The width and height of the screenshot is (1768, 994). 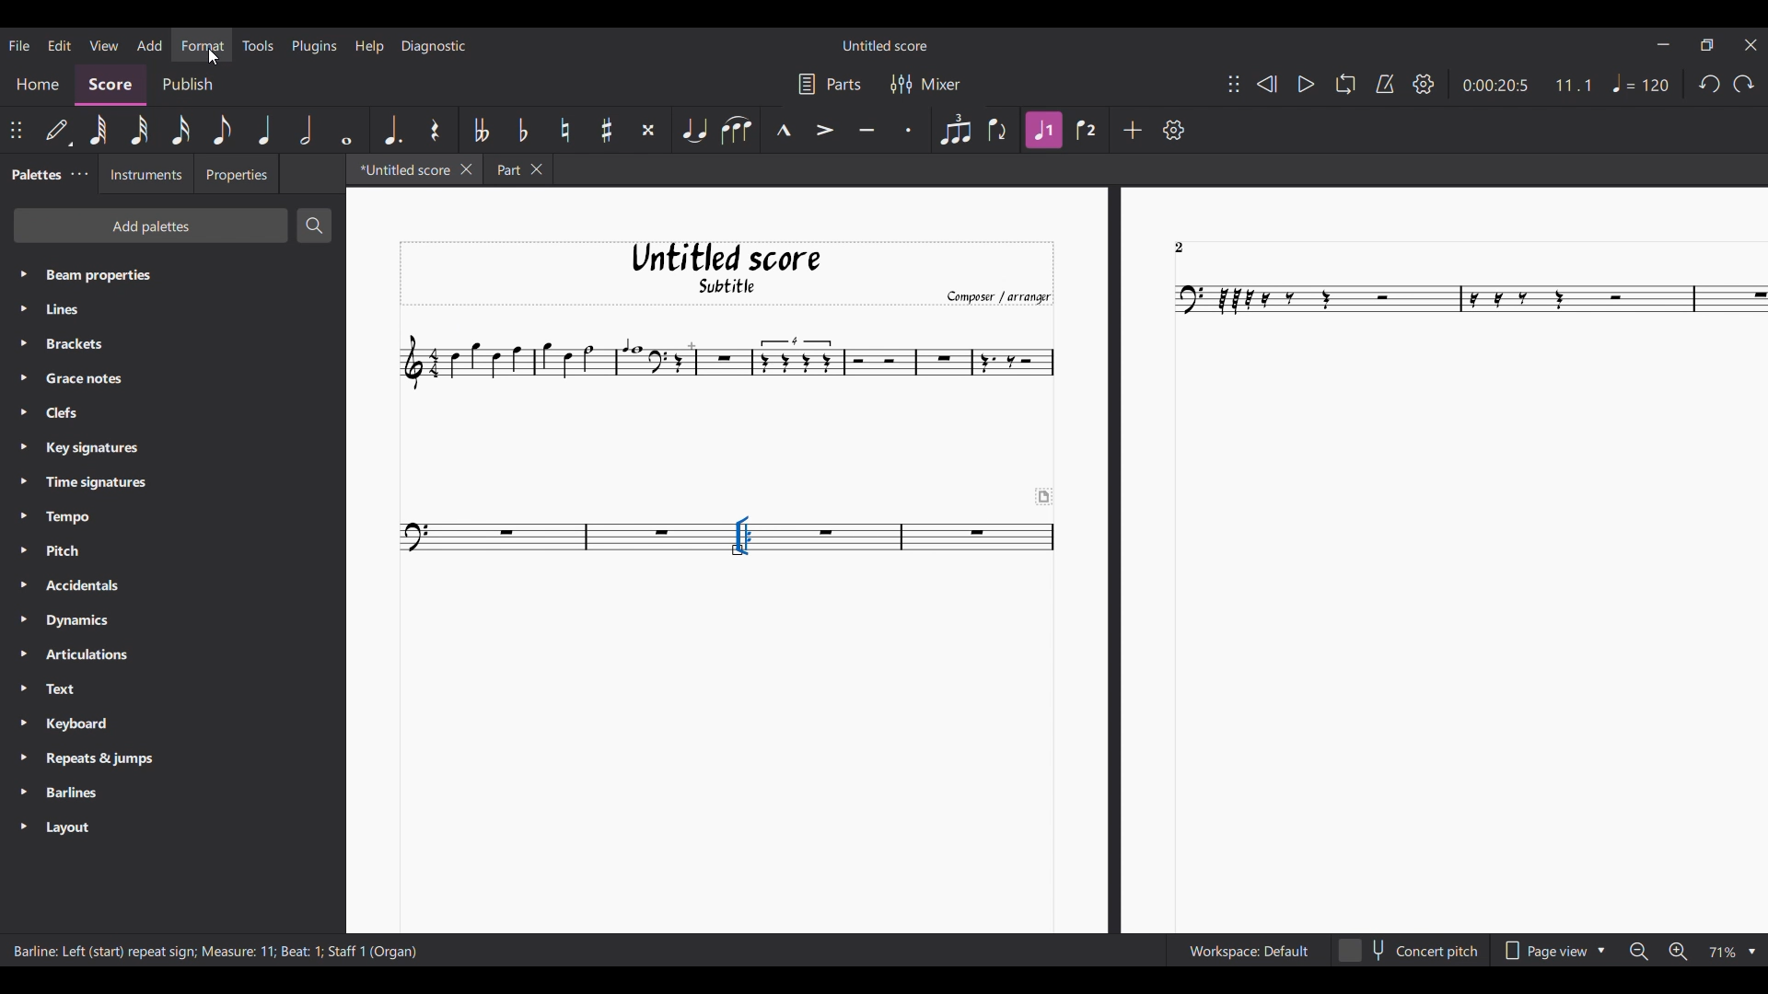 What do you see at coordinates (518, 169) in the screenshot?
I see `Other tab` at bounding box center [518, 169].